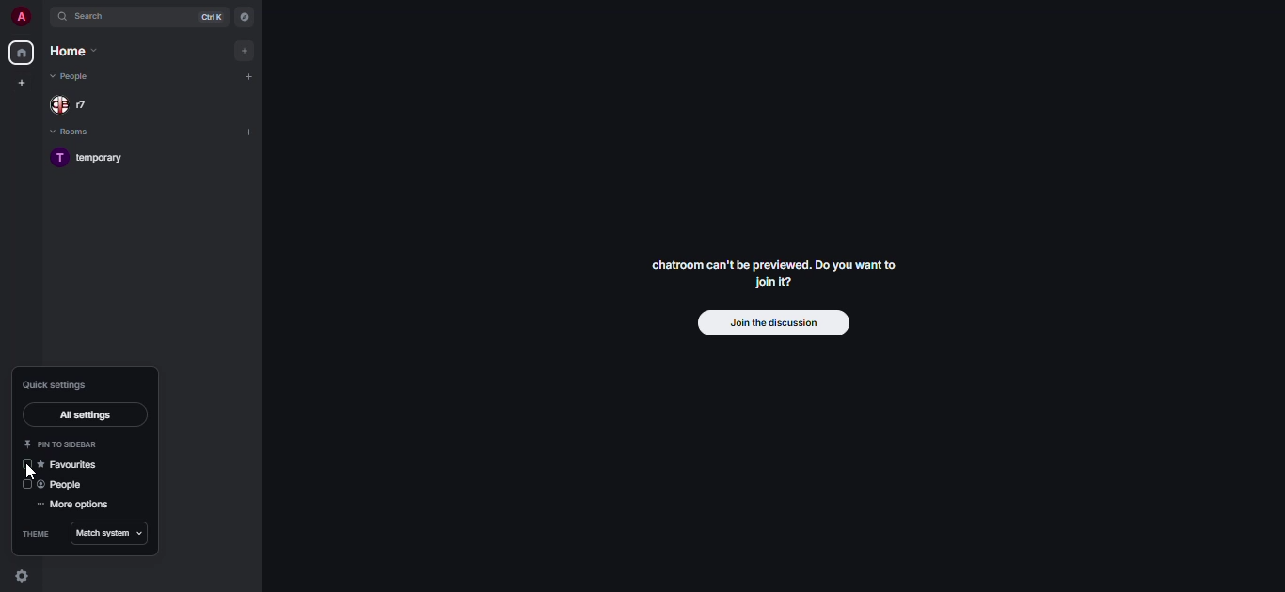 Image resolution: width=1285 pixels, height=592 pixels. What do you see at coordinates (19, 16) in the screenshot?
I see `profile` at bounding box center [19, 16].